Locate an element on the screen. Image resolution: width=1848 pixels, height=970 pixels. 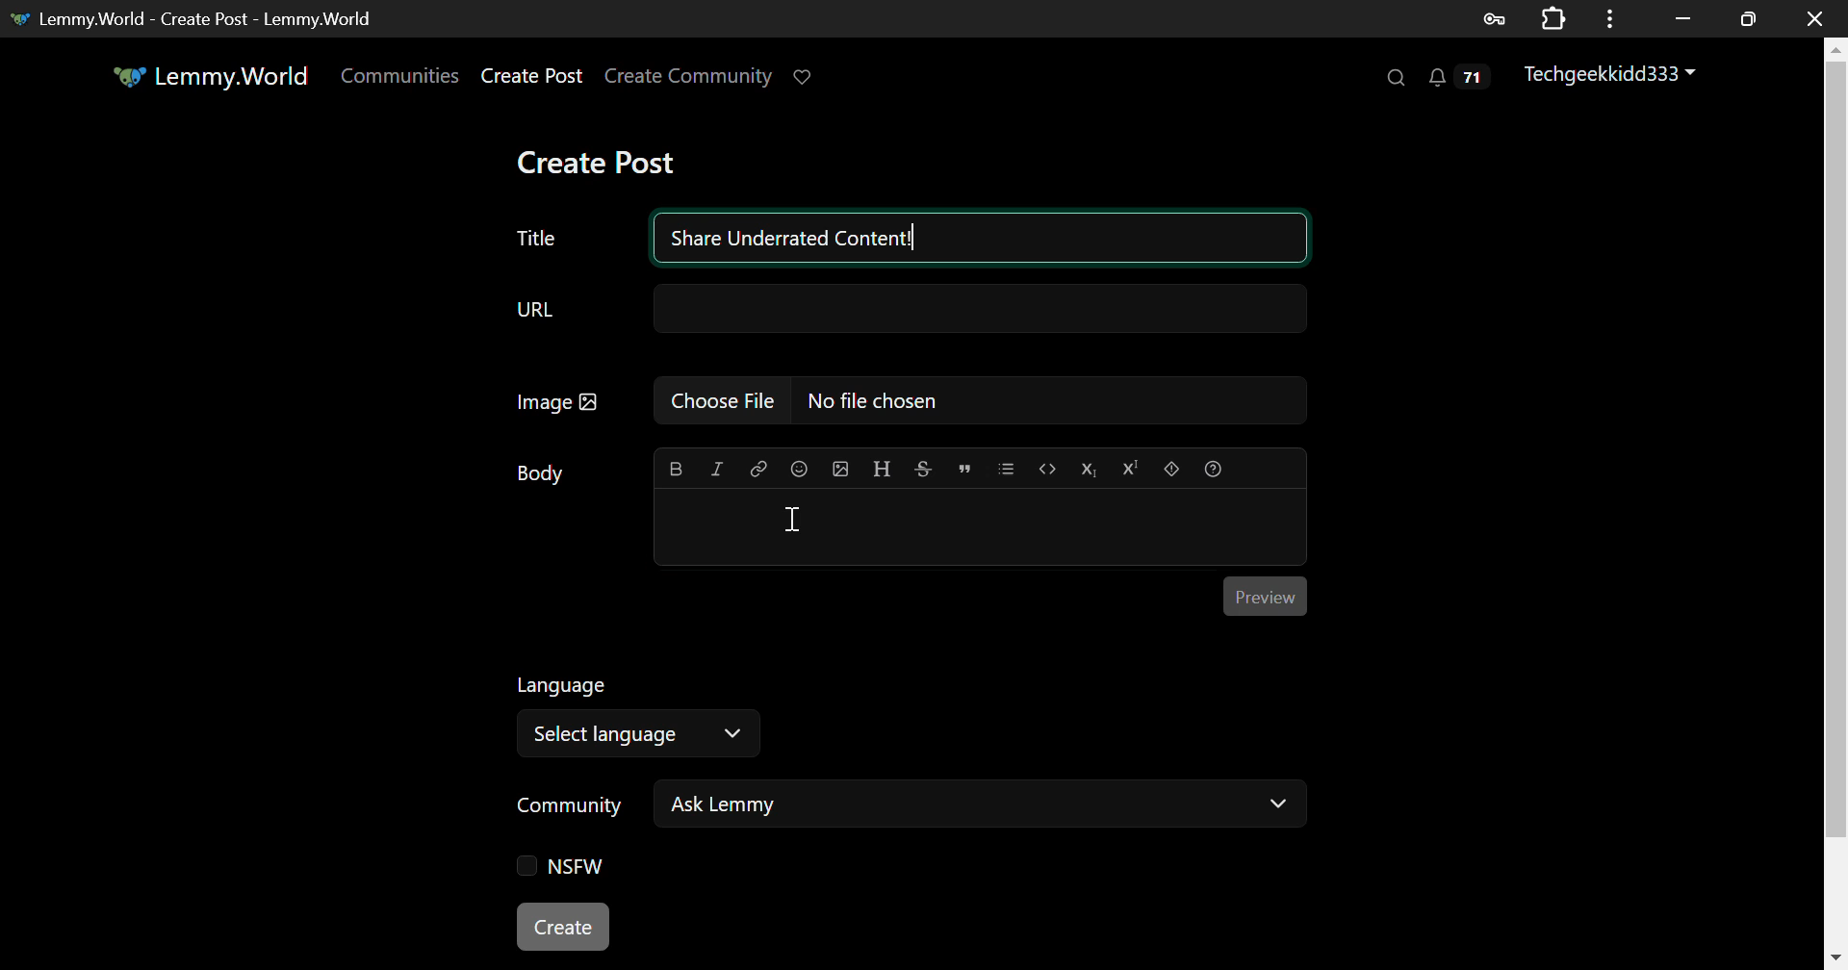
Bold is located at coordinates (676, 469).